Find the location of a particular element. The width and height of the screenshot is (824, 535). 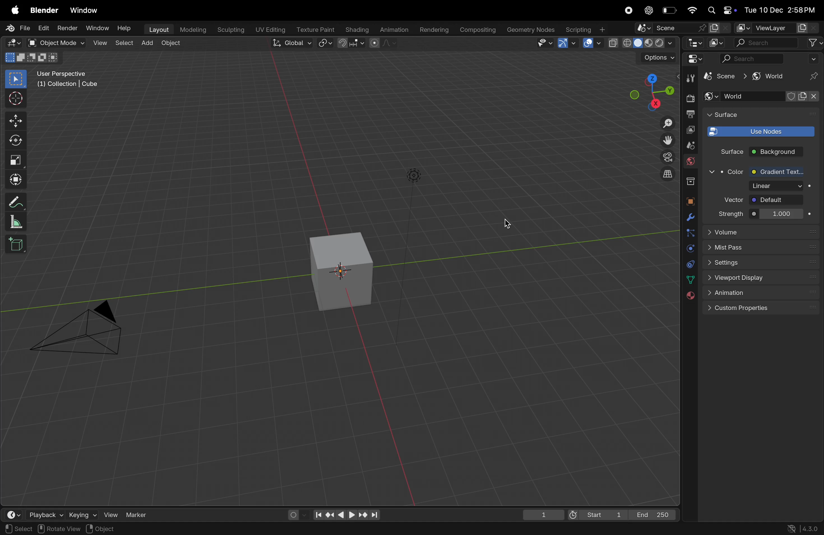

scene is located at coordinates (681, 29).